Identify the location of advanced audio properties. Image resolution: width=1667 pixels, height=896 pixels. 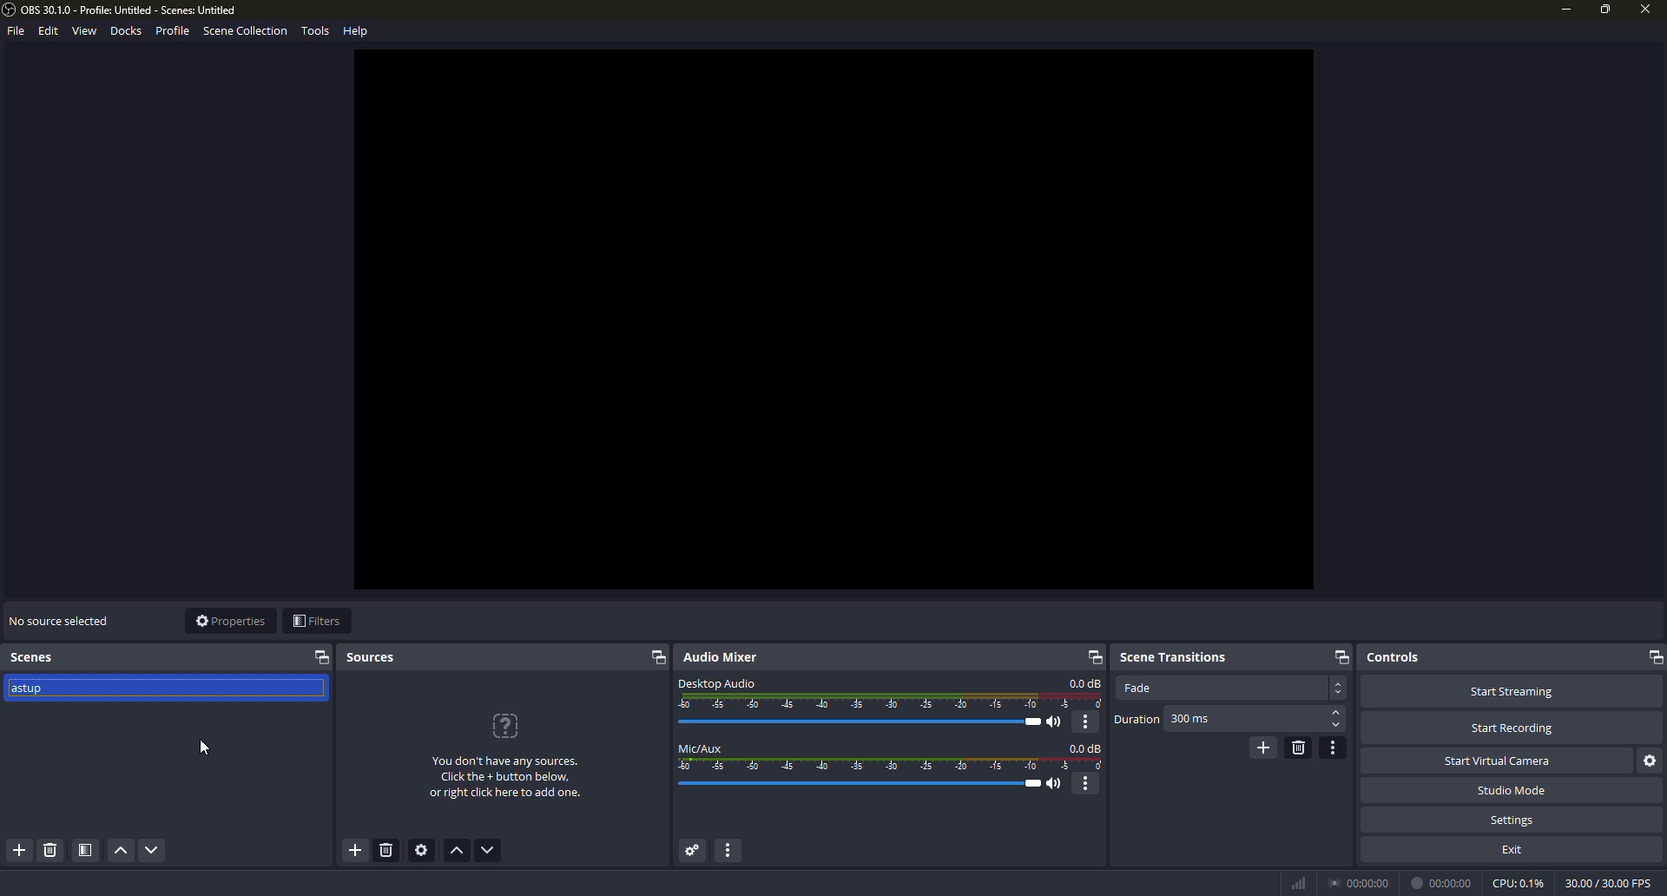
(690, 851).